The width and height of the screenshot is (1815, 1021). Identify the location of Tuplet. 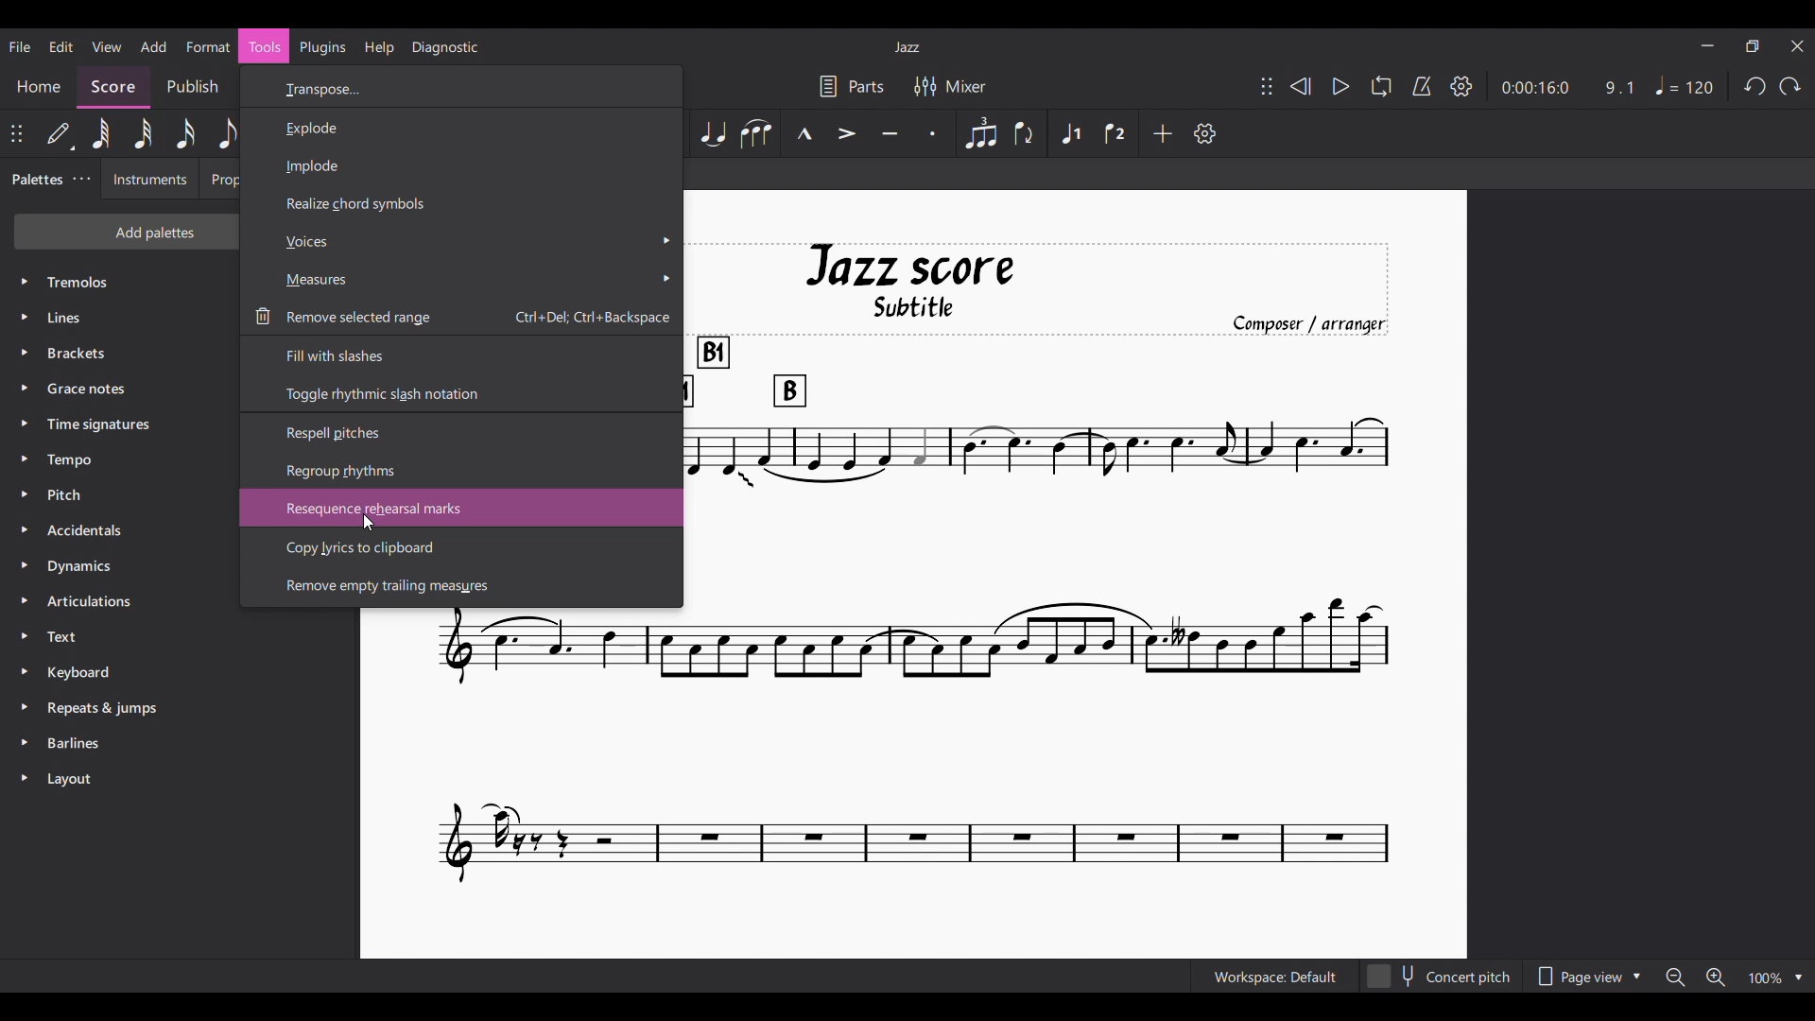
(982, 133).